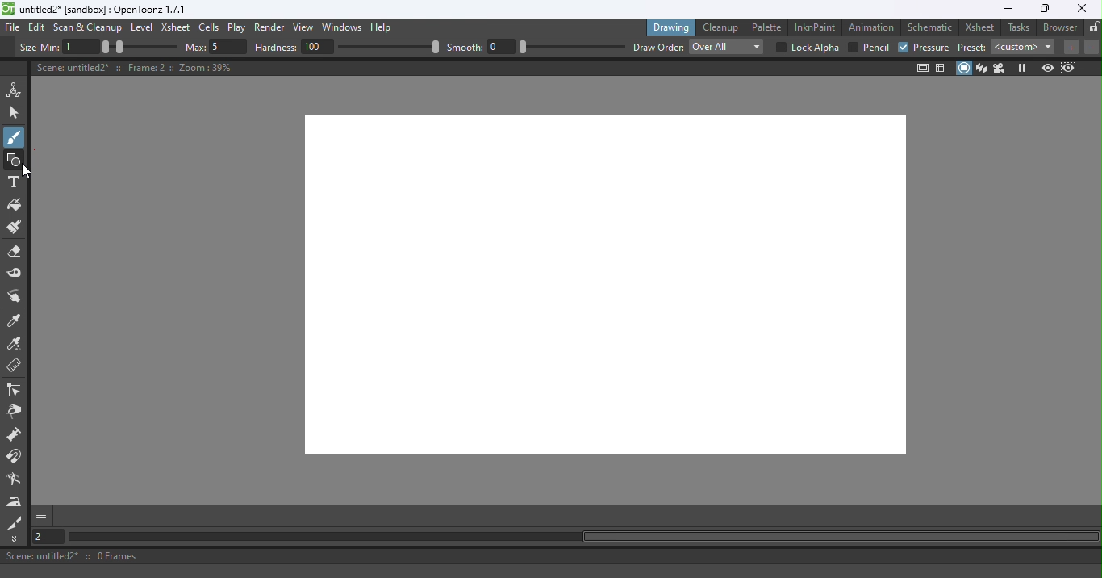 Image resolution: width=1102 pixels, height=578 pixels. What do you see at coordinates (17, 112) in the screenshot?
I see `Selection tool` at bounding box center [17, 112].